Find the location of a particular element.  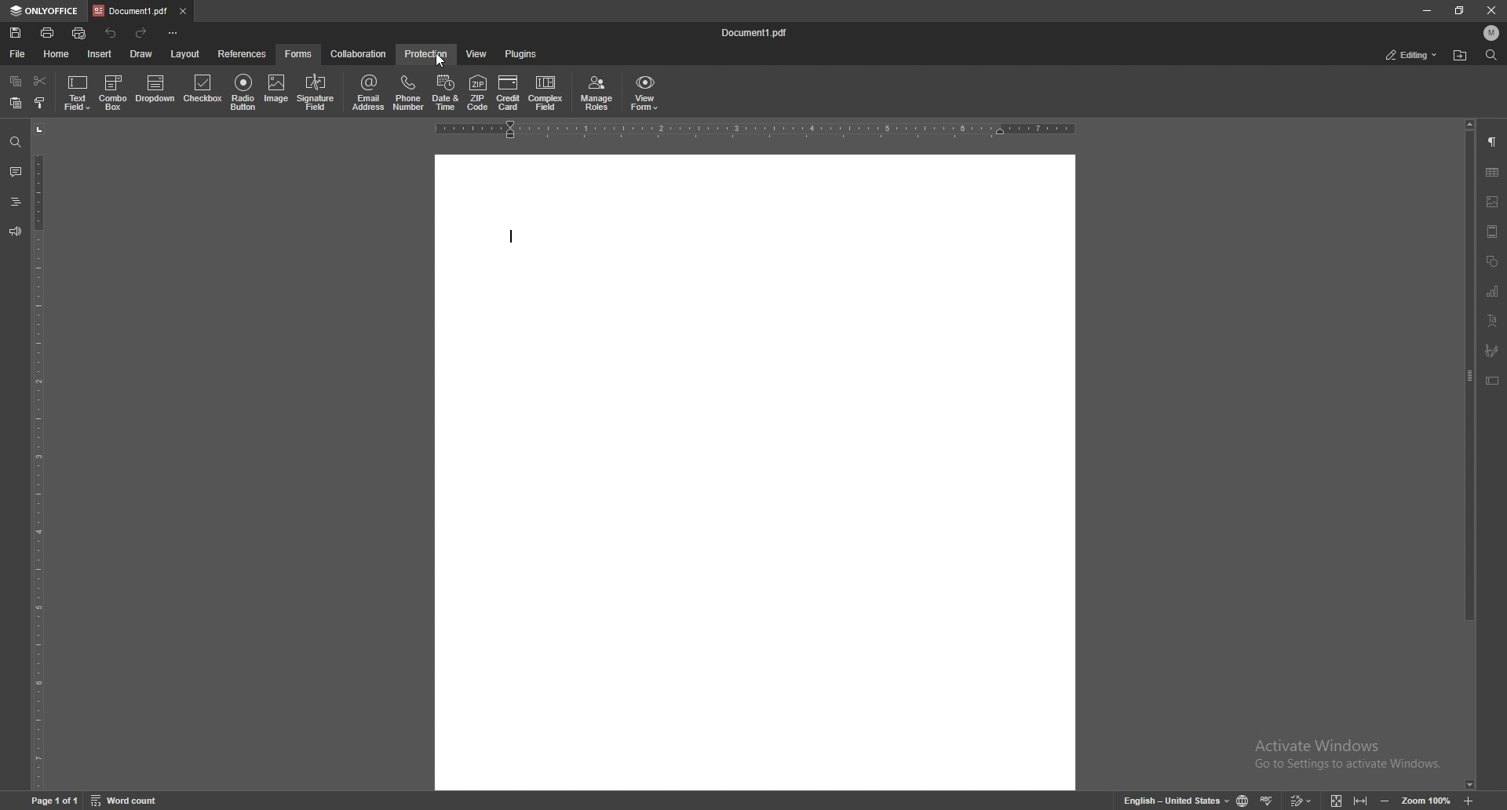

cursor is located at coordinates (440, 63).